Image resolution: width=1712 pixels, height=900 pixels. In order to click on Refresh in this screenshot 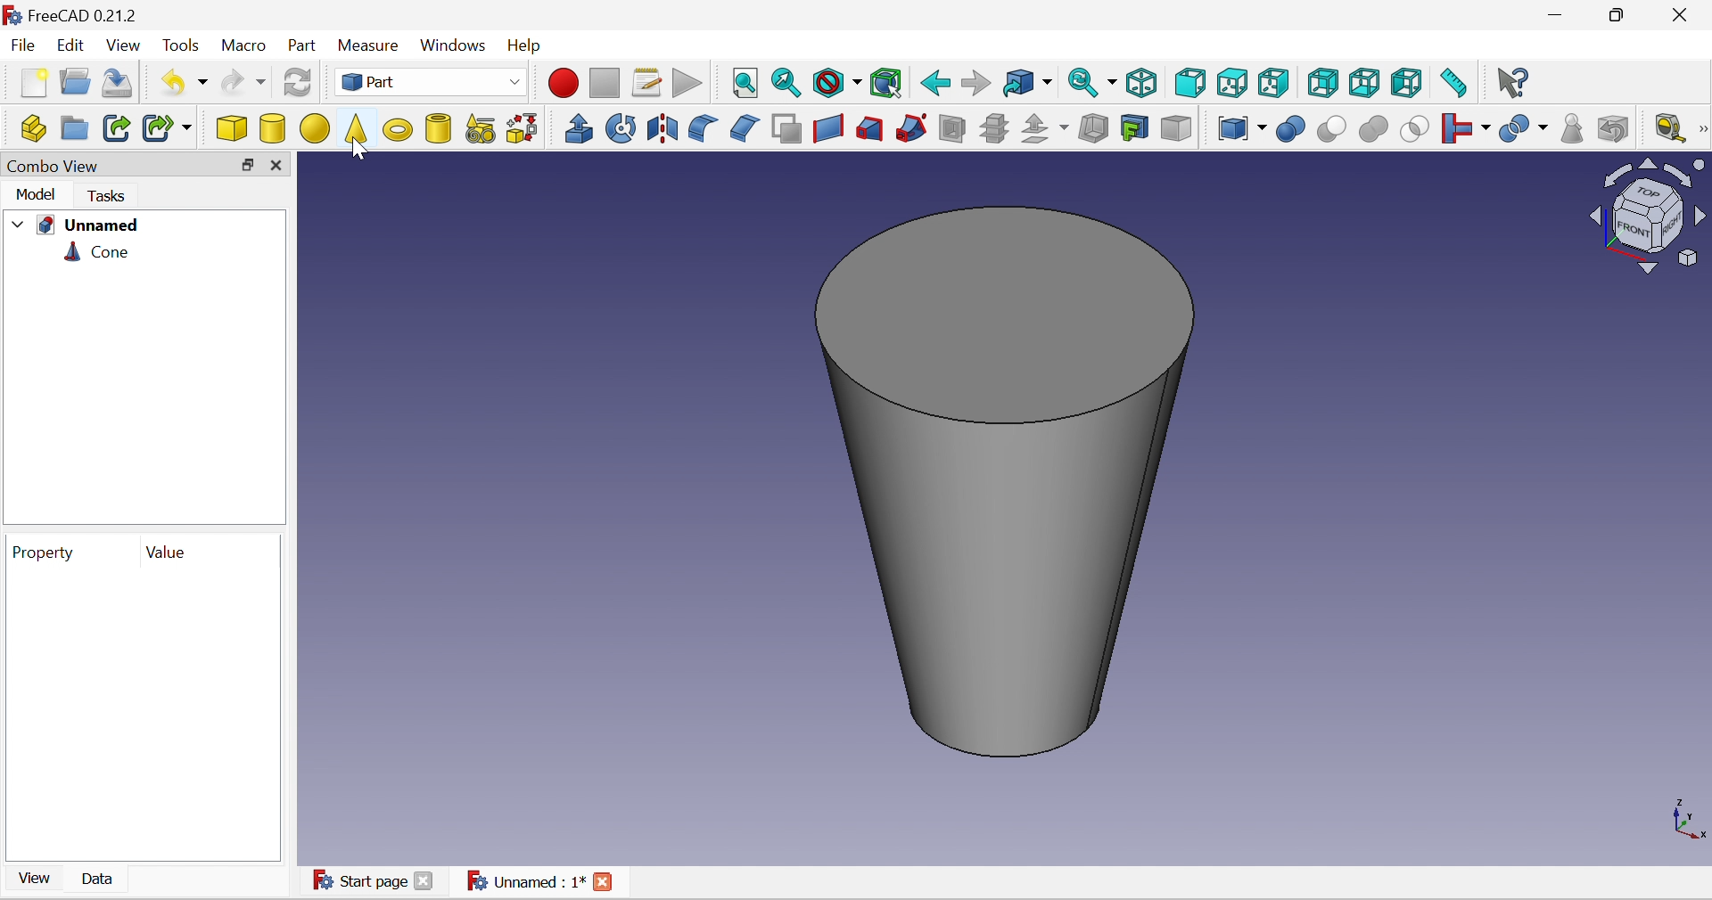, I will do `click(295, 82)`.